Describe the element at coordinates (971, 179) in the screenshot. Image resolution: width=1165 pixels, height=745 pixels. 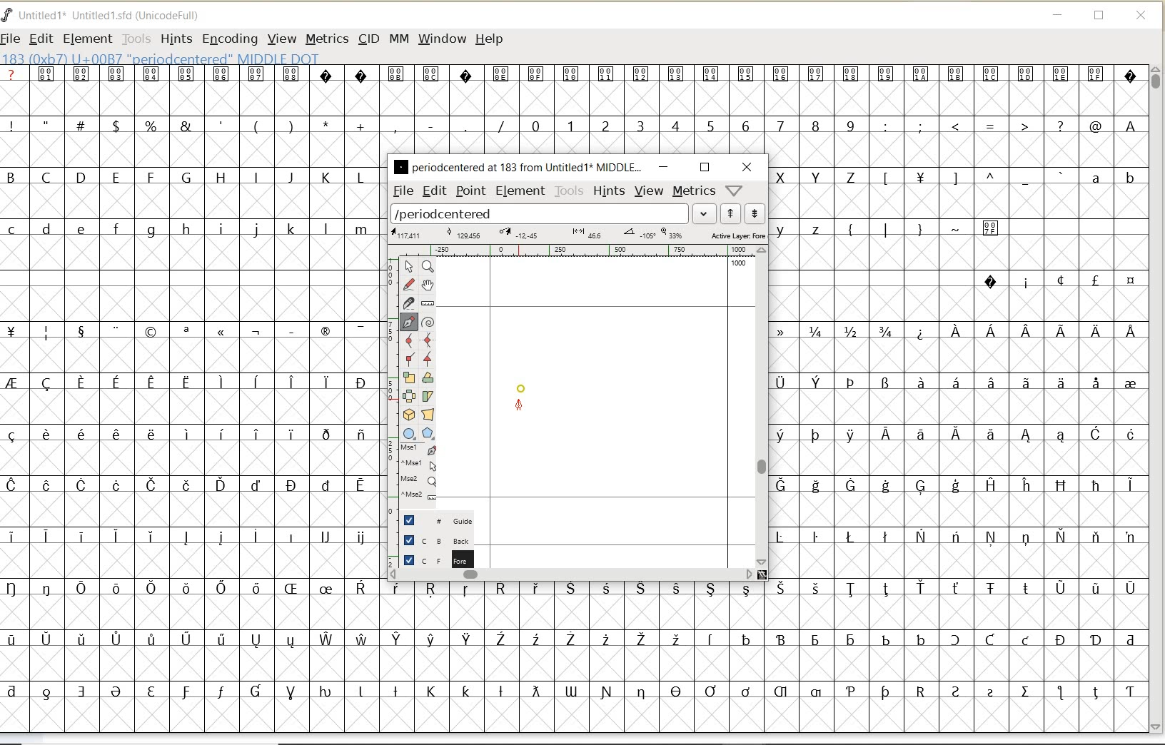
I see `` at that location.